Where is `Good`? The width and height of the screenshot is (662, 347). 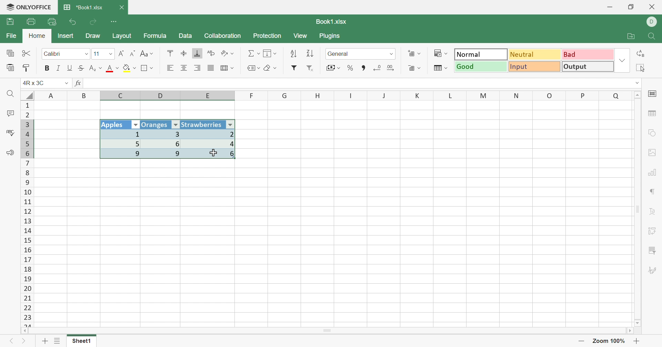
Good is located at coordinates (481, 67).